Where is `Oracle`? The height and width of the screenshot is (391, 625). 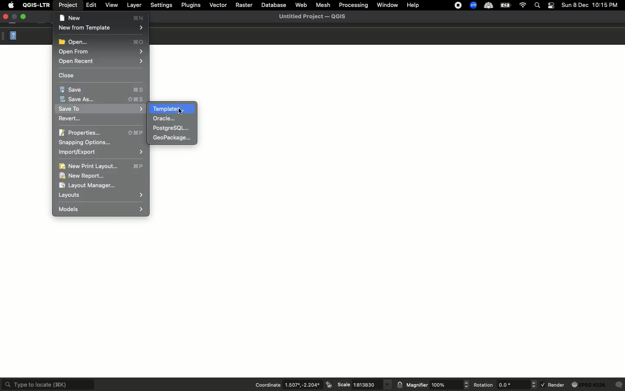
Oracle is located at coordinates (164, 119).